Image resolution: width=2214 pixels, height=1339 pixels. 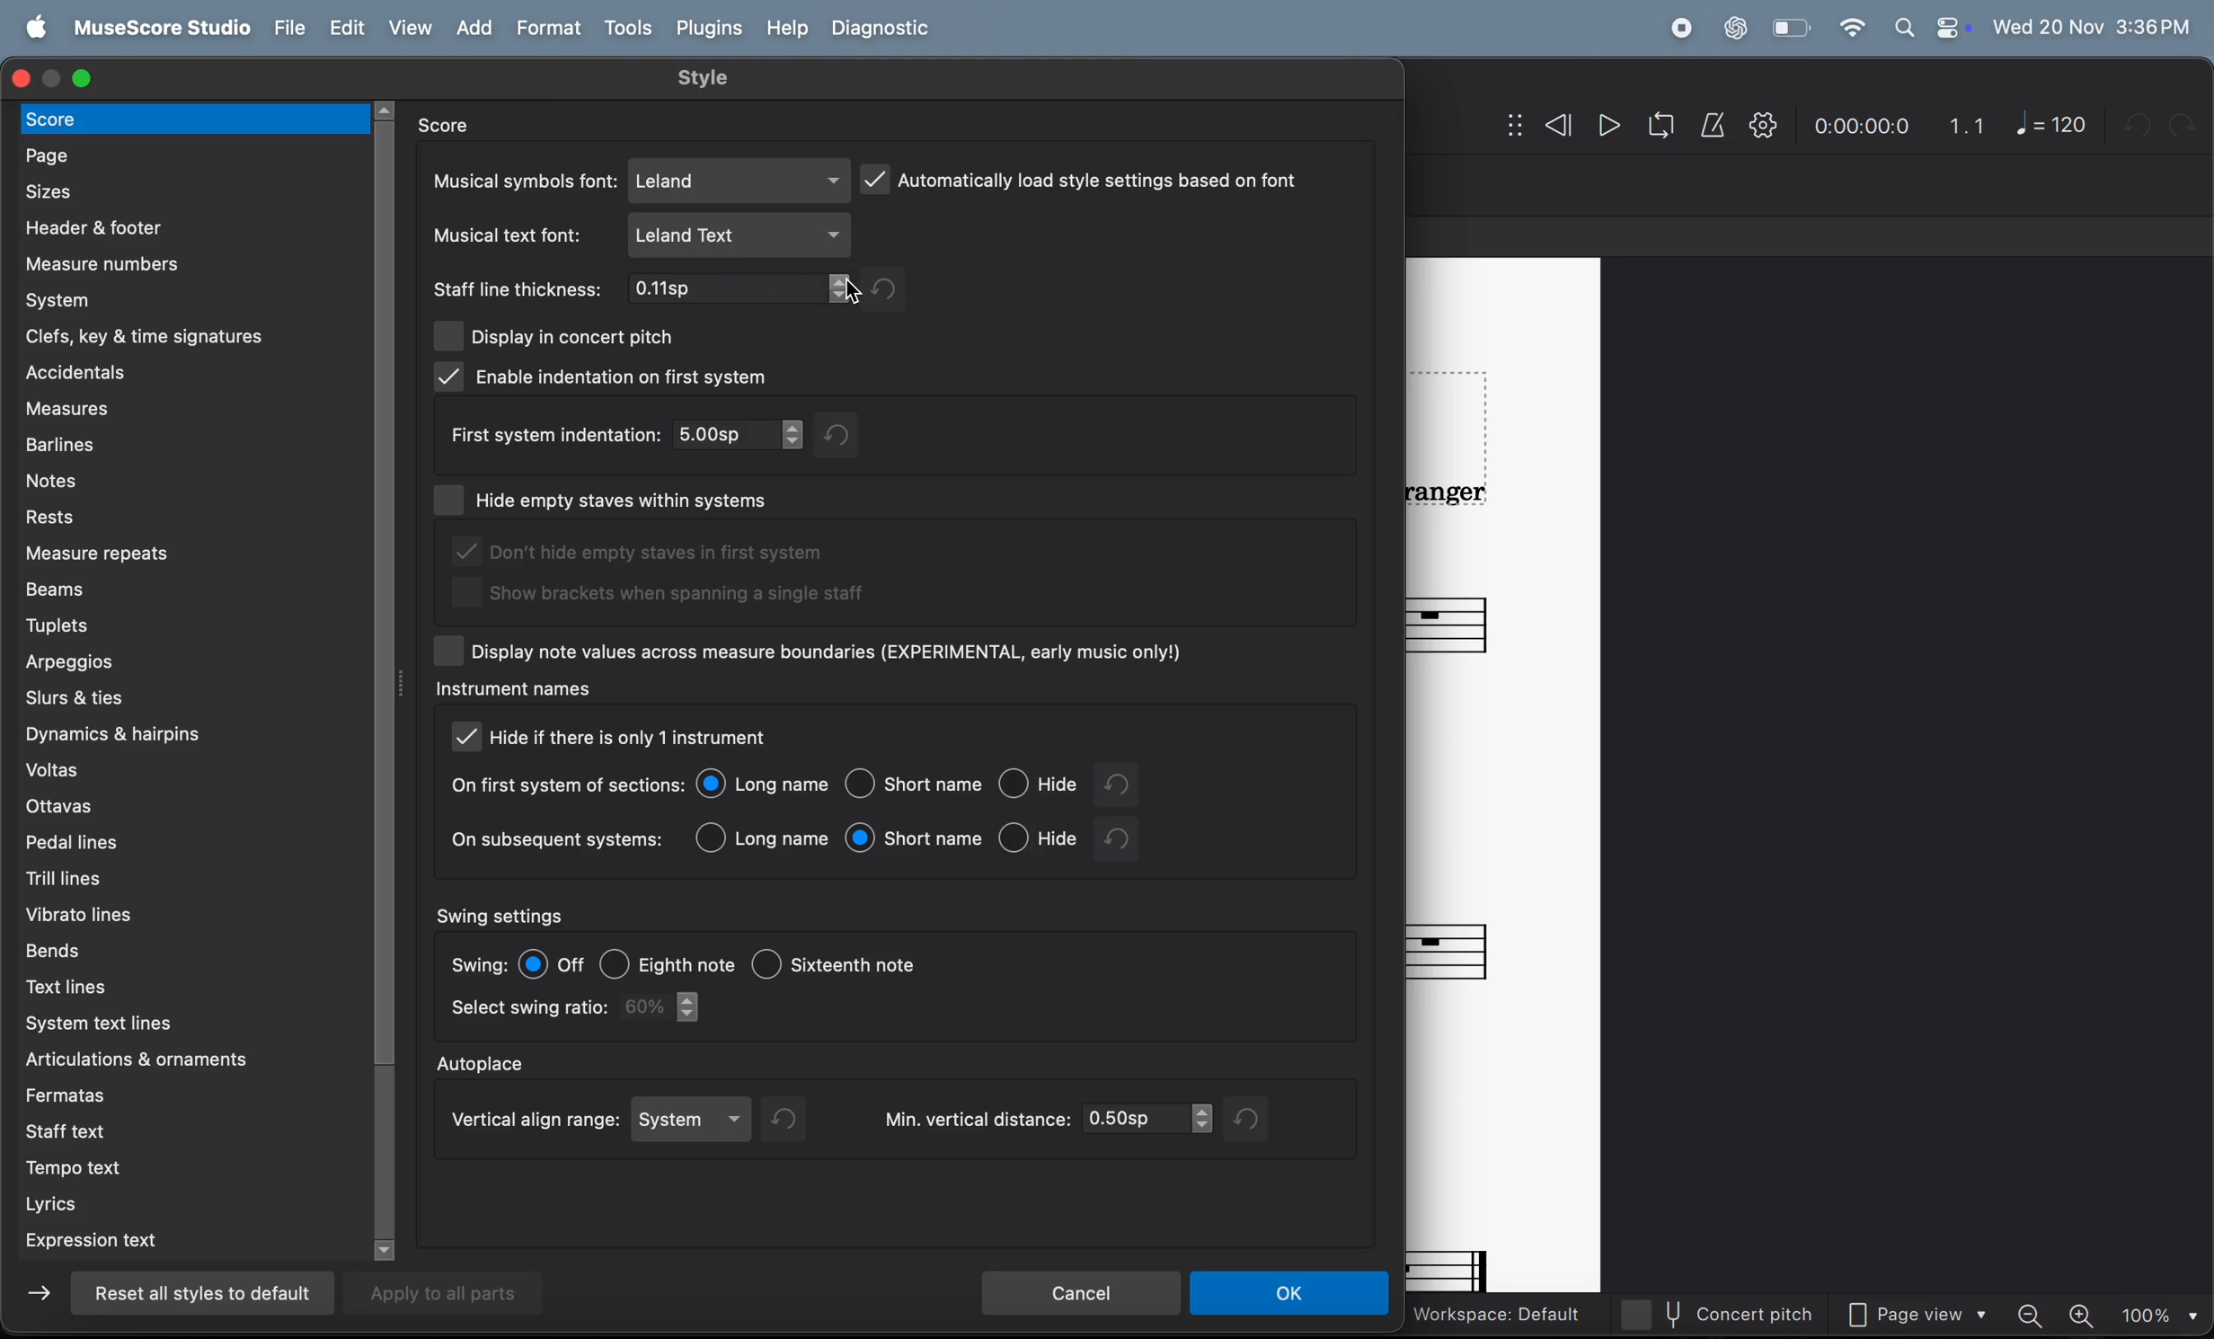 What do you see at coordinates (1539, 128) in the screenshot?
I see `rewind` at bounding box center [1539, 128].